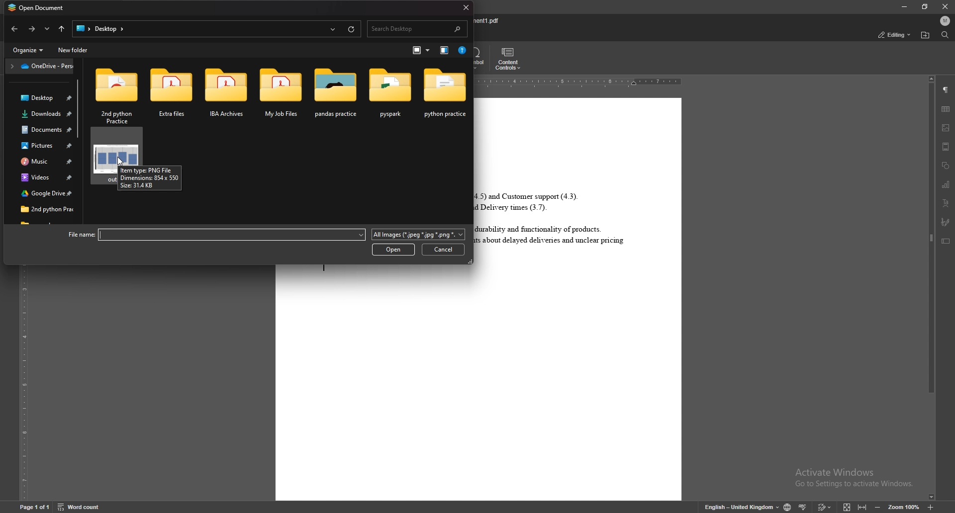  What do you see at coordinates (926, 7) in the screenshot?
I see `resize` at bounding box center [926, 7].